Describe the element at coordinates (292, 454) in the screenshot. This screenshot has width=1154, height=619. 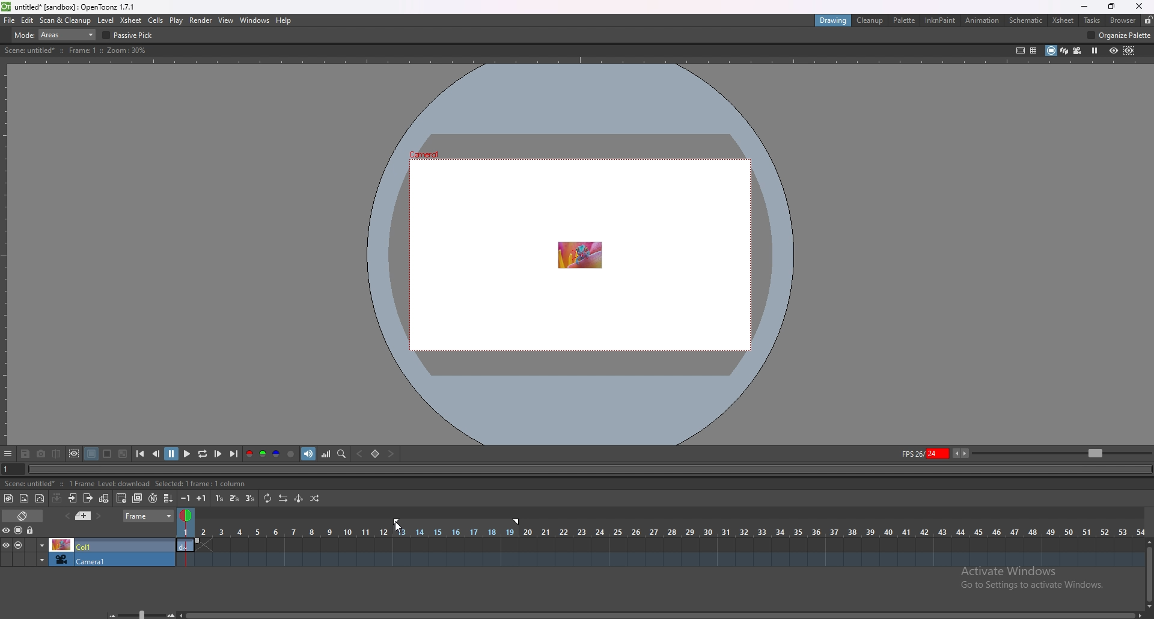
I see `alpha channel` at that location.